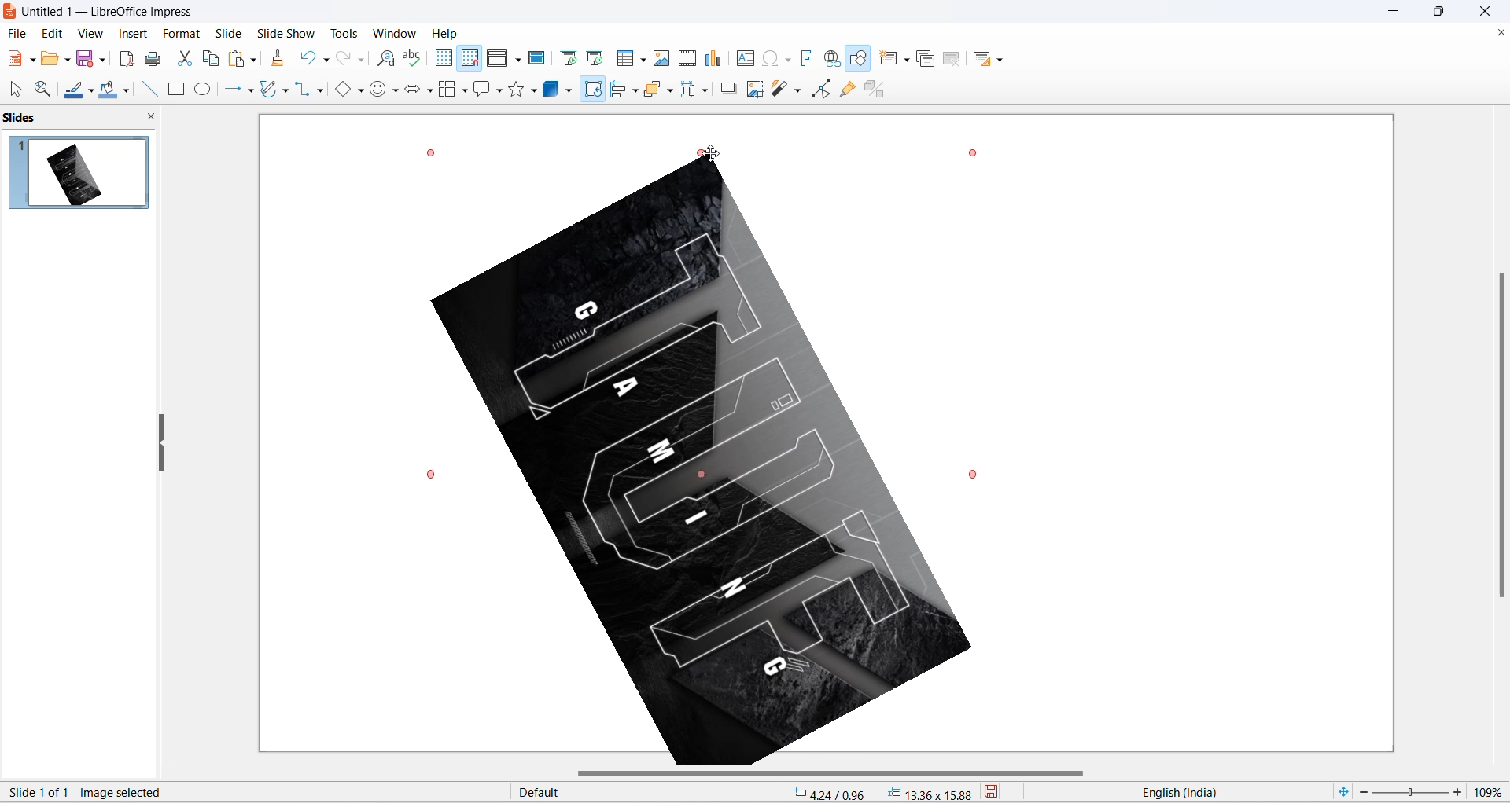 The height and width of the screenshot is (803, 1510). What do you see at coordinates (176, 90) in the screenshot?
I see `rectangle` at bounding box center [176, 90].